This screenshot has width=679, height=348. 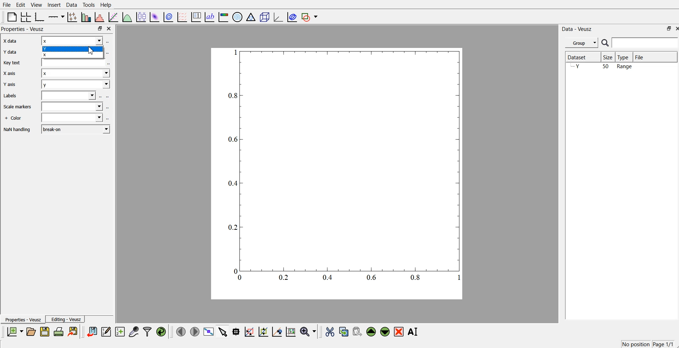 I want to click on x, so click(x=76, y=74).